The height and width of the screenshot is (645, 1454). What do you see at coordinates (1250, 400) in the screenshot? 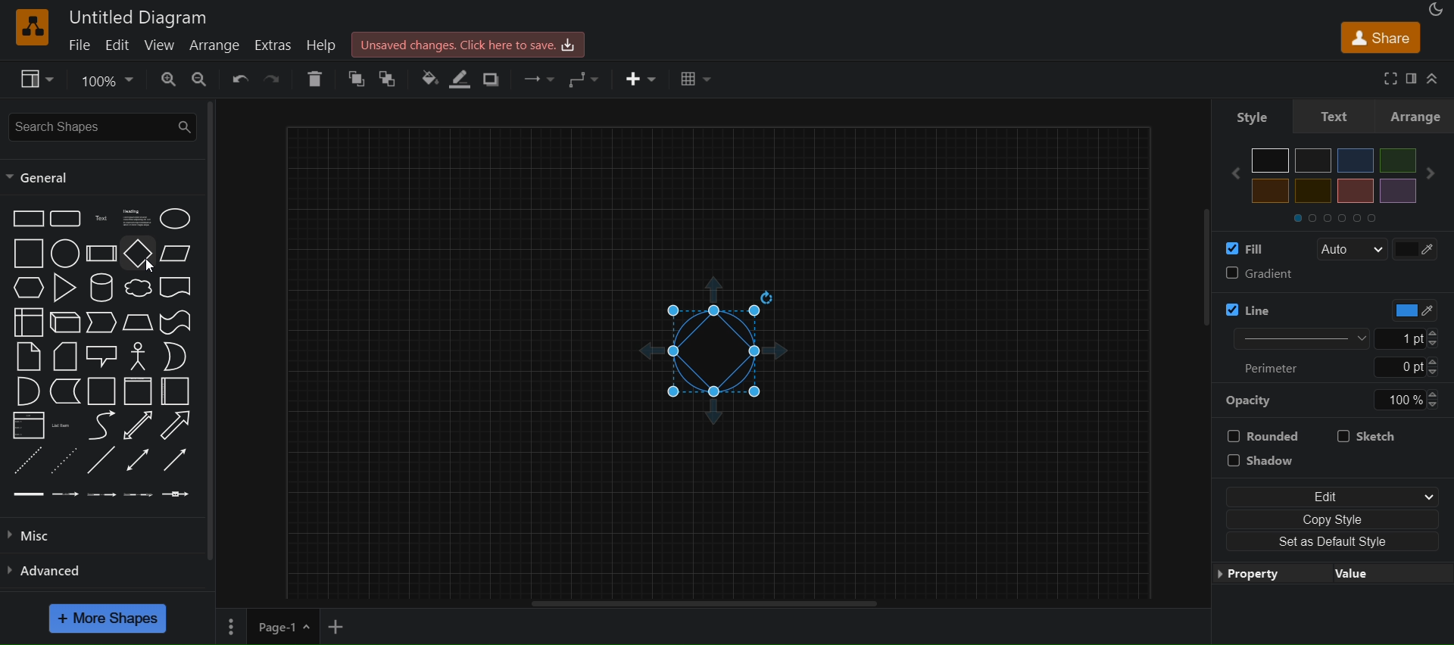
I see `opacity` at bounding box center [1250, 400].